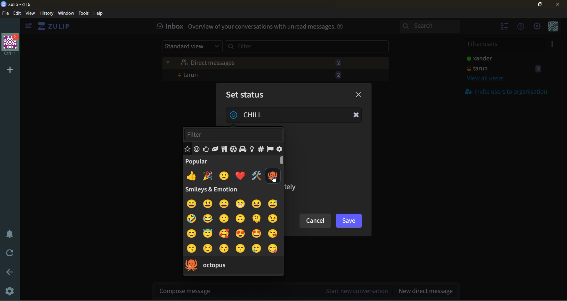  What do you see at coordinates (224, 149) in the screenshot?
I see `emoji` at bounding box center [224, 149].